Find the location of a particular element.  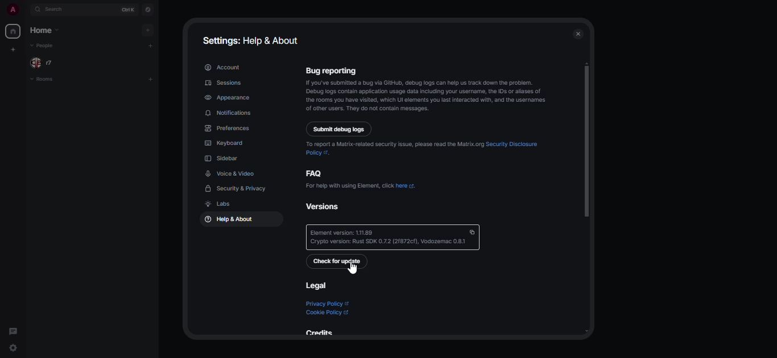

help & about is located at coordinates (227, 220).